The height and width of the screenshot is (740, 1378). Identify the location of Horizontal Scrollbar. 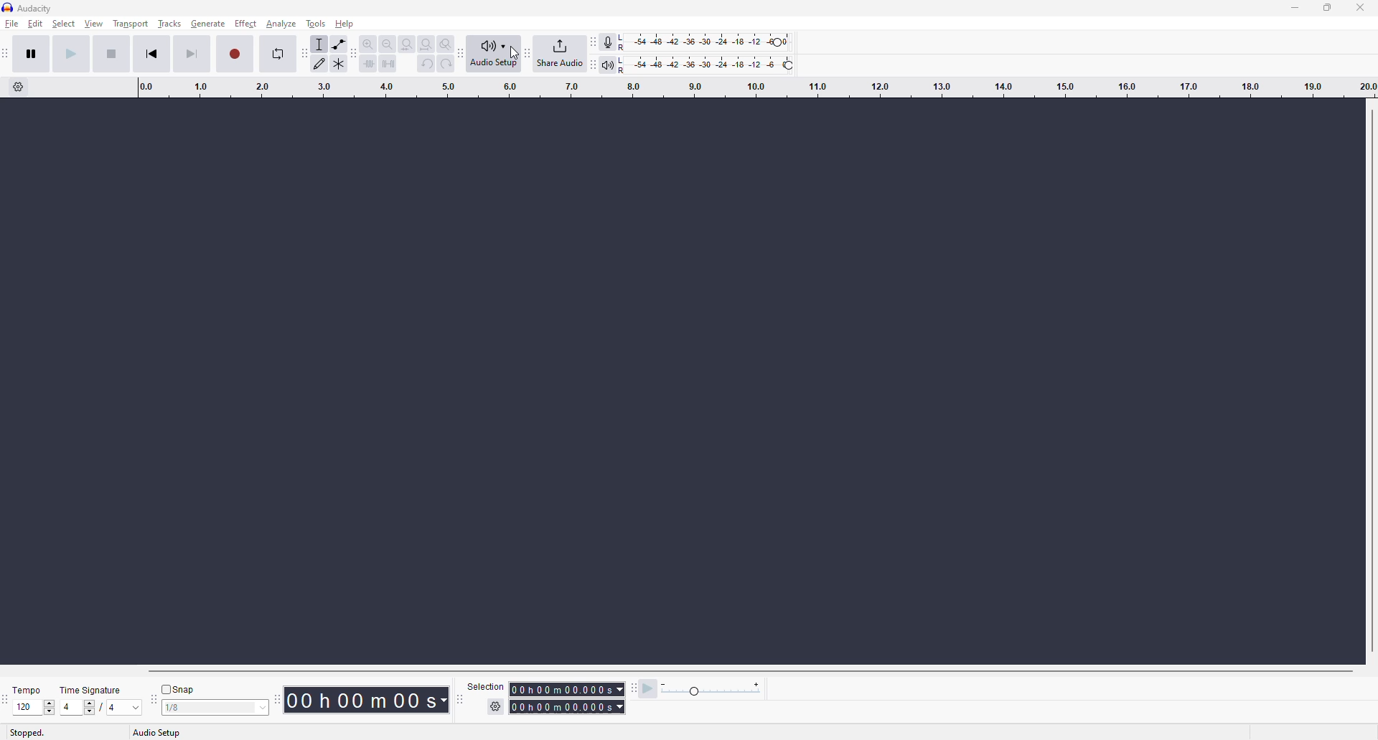
(737, 666).